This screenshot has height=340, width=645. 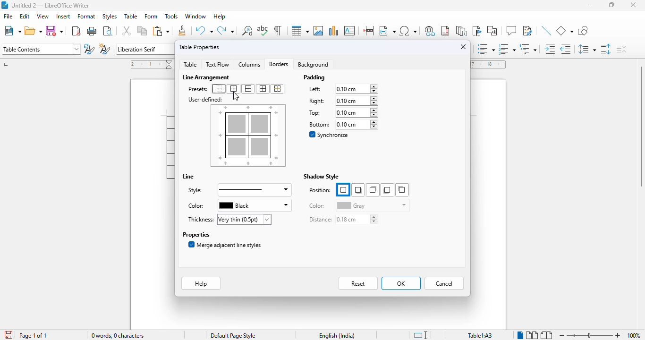 I want to click on left: 0.10 cm, so click(x=342, y=89).